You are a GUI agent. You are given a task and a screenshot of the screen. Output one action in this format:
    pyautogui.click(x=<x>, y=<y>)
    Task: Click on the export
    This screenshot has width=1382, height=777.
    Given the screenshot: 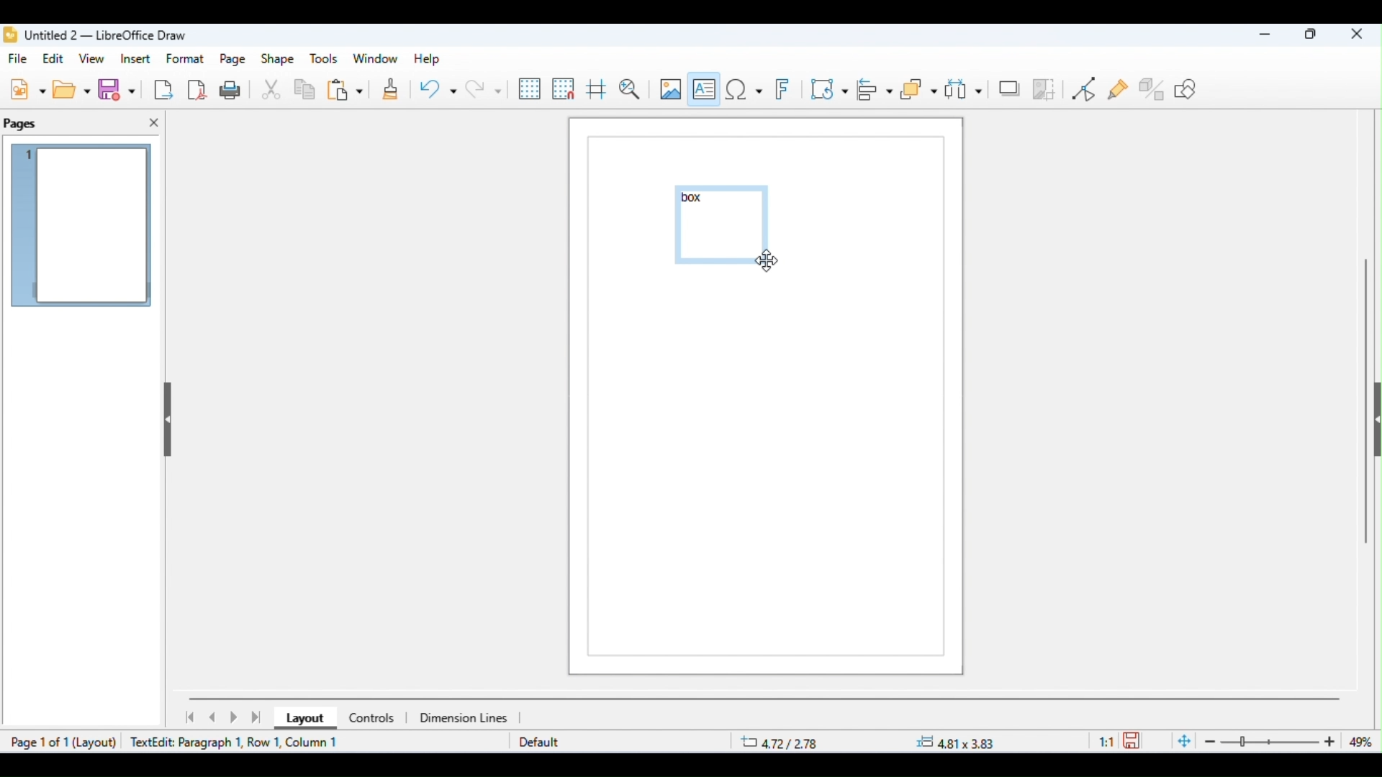 What is the action you would take?
    pyautogui.click(x=163, y=89)
    